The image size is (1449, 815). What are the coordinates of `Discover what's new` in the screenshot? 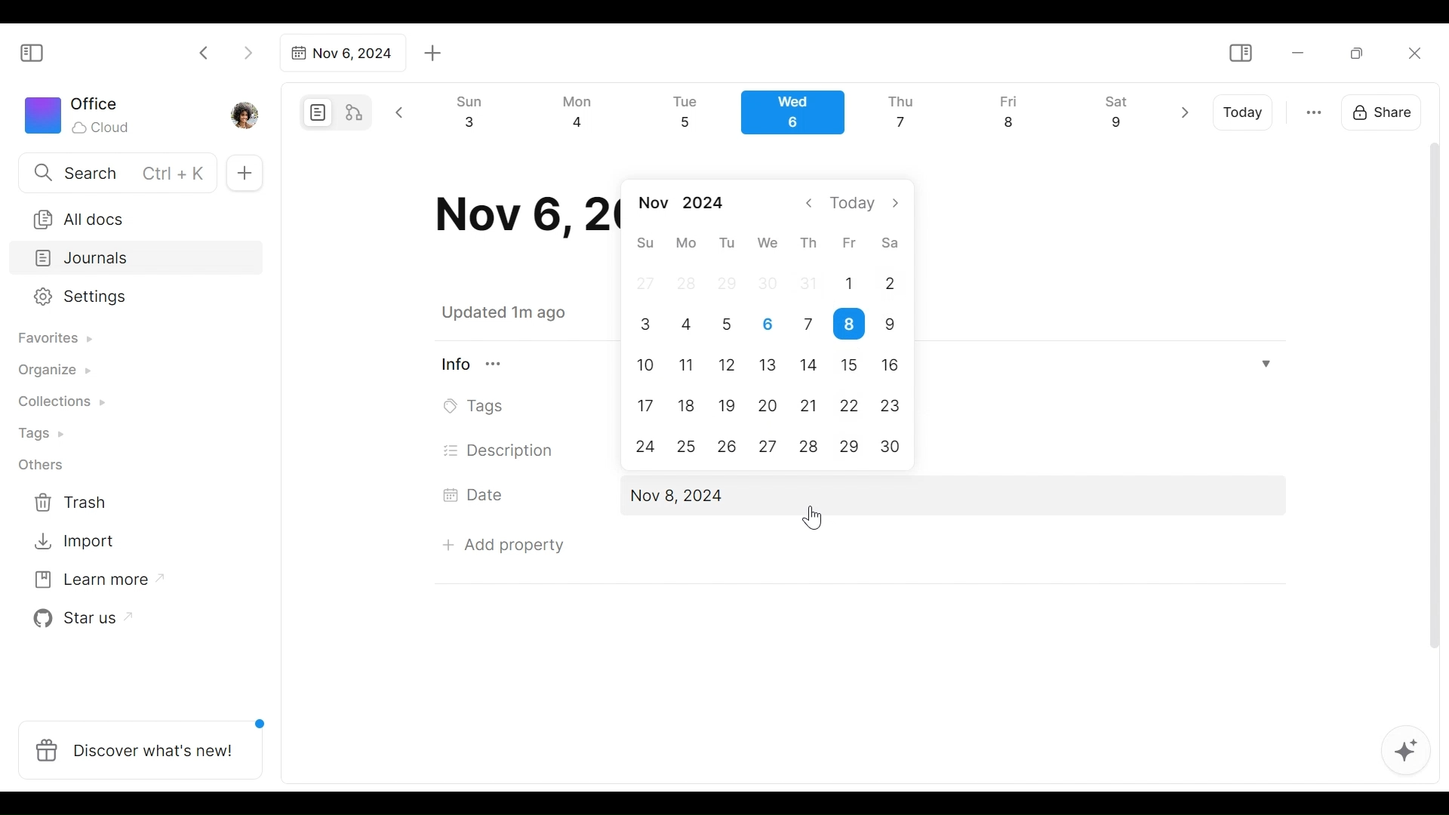 It's located at (146, 742).